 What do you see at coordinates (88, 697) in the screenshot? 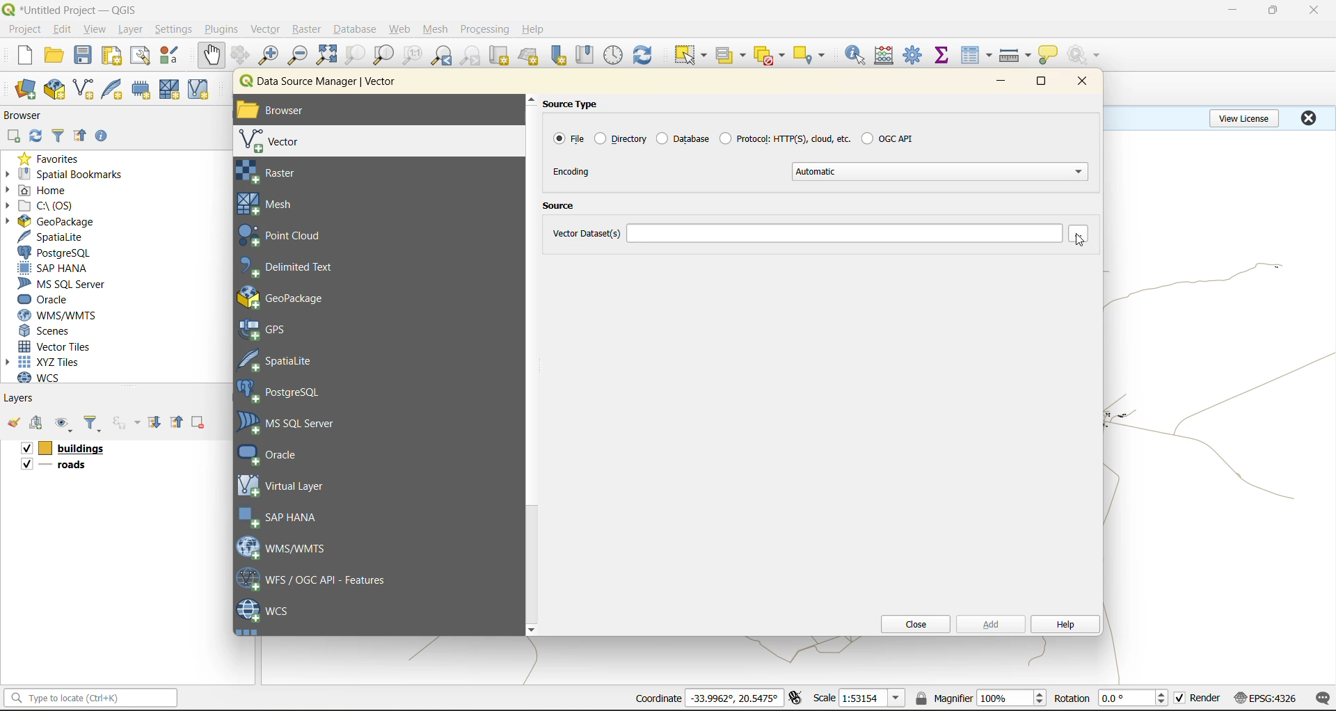
I see `status bar` at bounding box center [88, 697].